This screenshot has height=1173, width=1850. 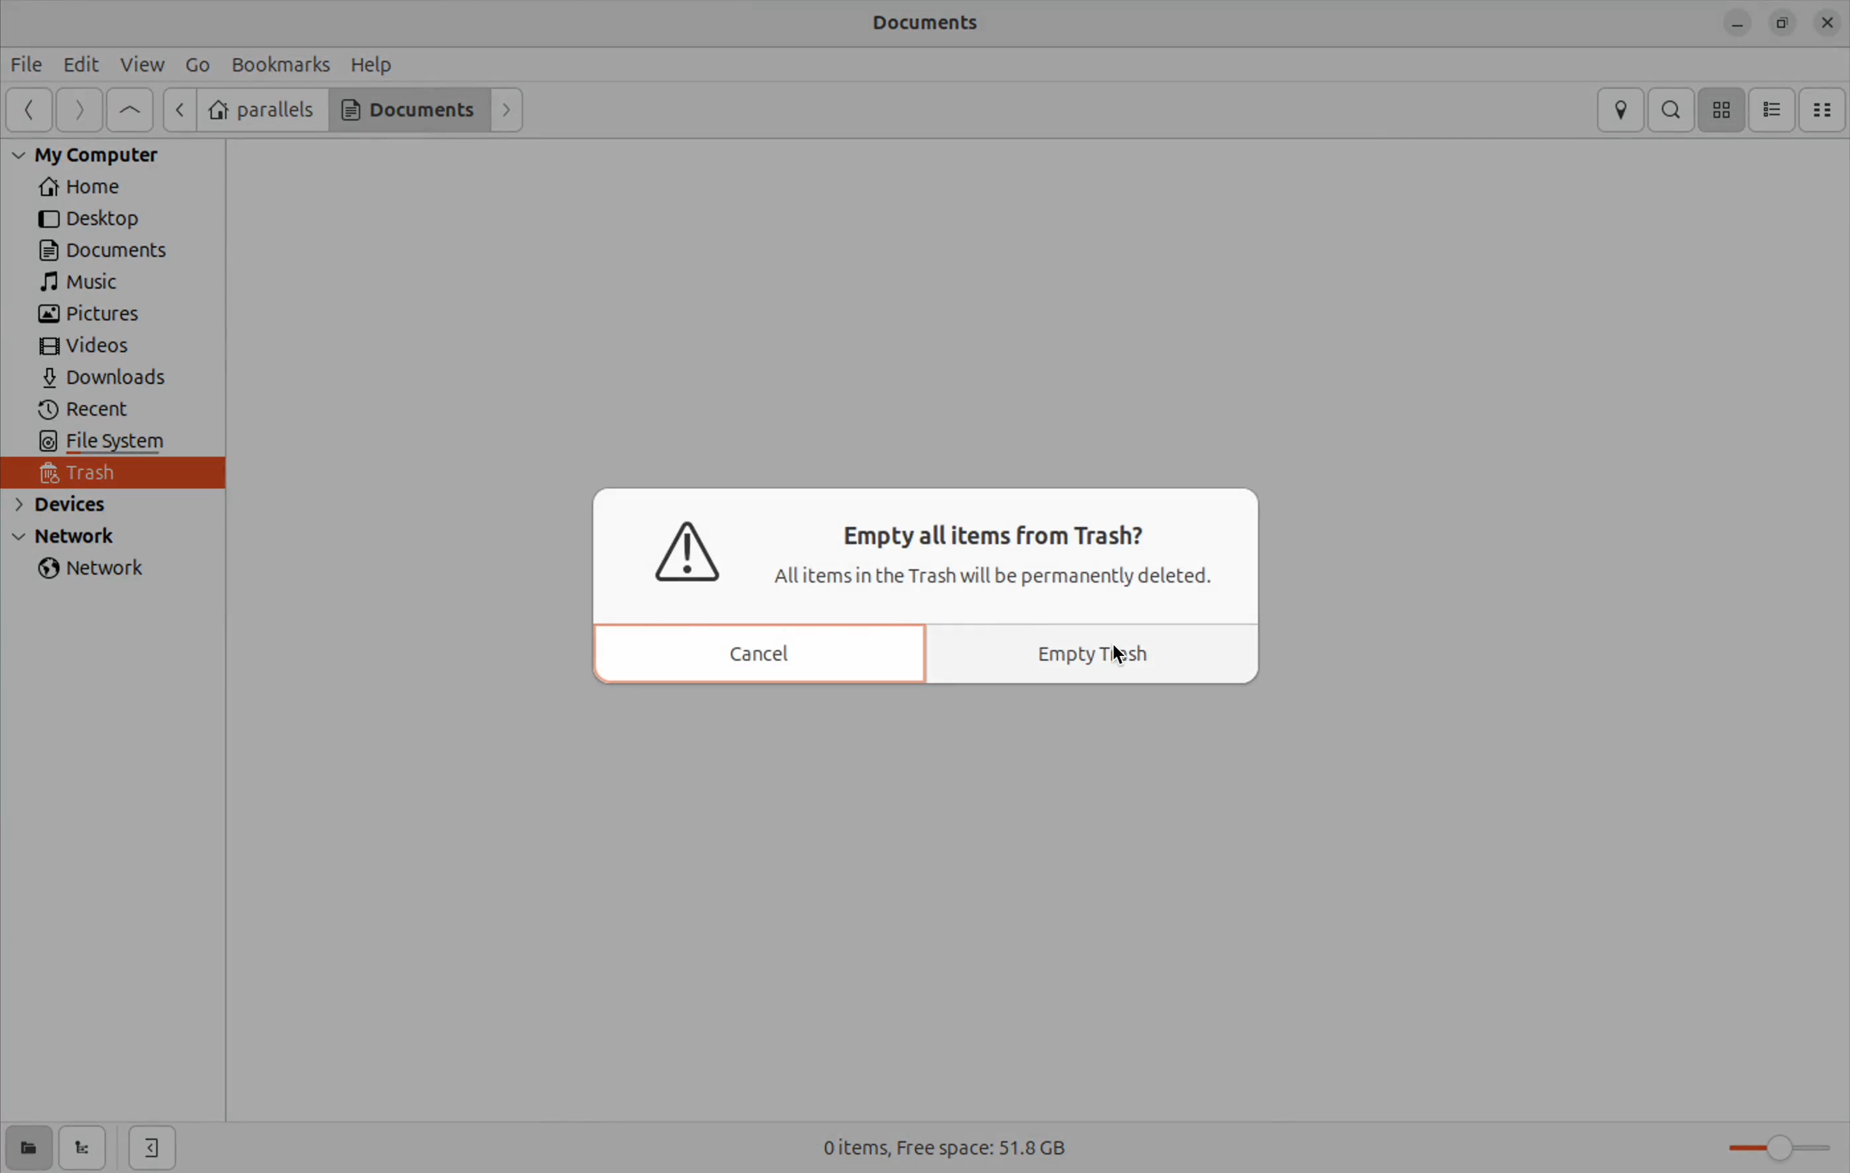 What do you see at coordinates (1737, 25) in the screenshot?
I see `minimize` at bounding box center [1737, 25].